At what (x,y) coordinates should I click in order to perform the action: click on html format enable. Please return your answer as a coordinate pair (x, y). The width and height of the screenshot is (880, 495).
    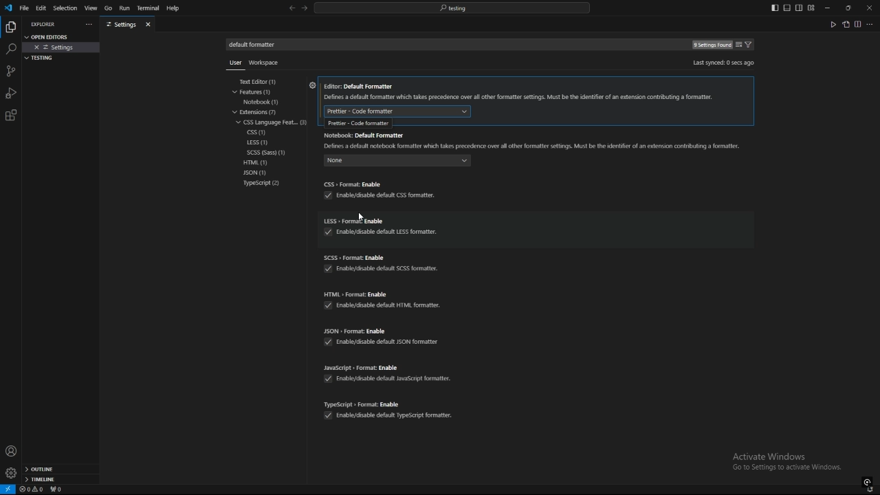
    Looking at the image, I should click on (384, 294).